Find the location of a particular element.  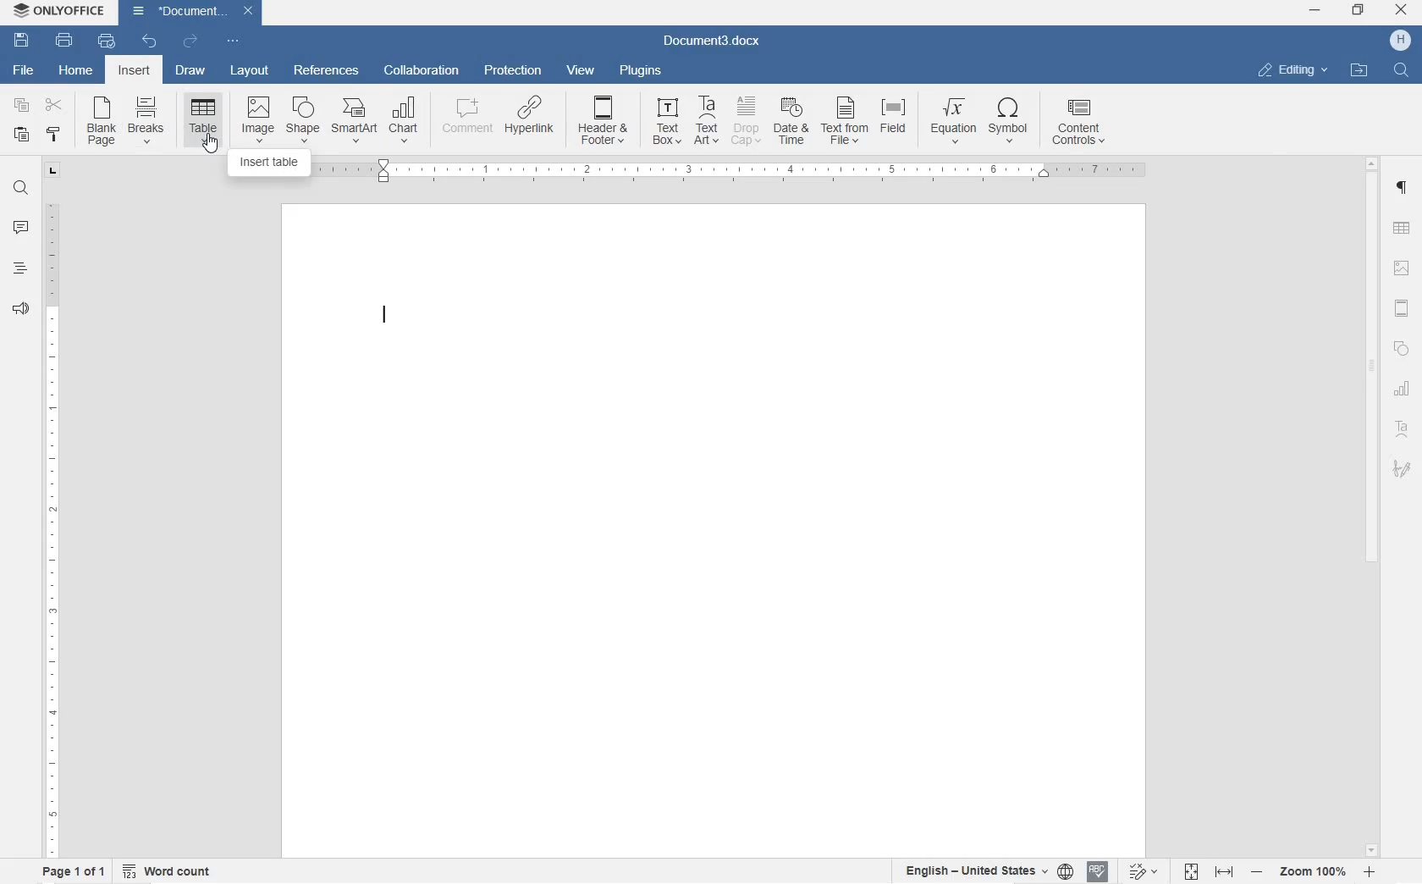

Breaks is located at coordinates (146, 119).